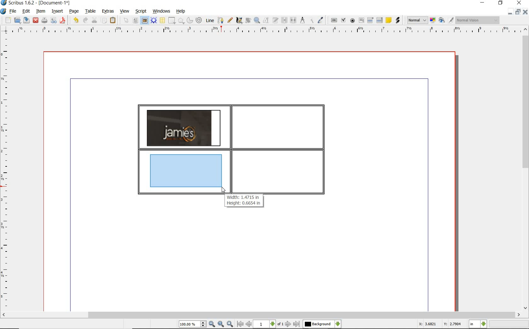  Describe the element at coordinates (389, 20) in the screenshot. I see `text annotation` at that location.